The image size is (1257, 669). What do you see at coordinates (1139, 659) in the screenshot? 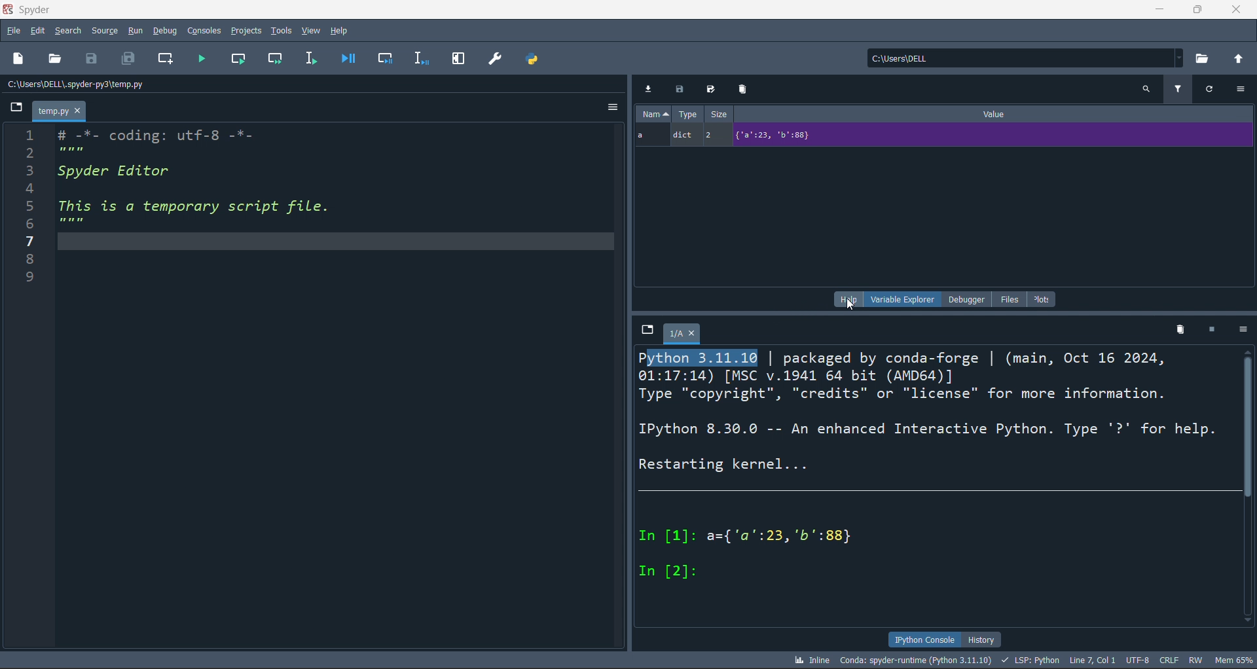
I see `UTF-8` at bounding box center [1139, 659].